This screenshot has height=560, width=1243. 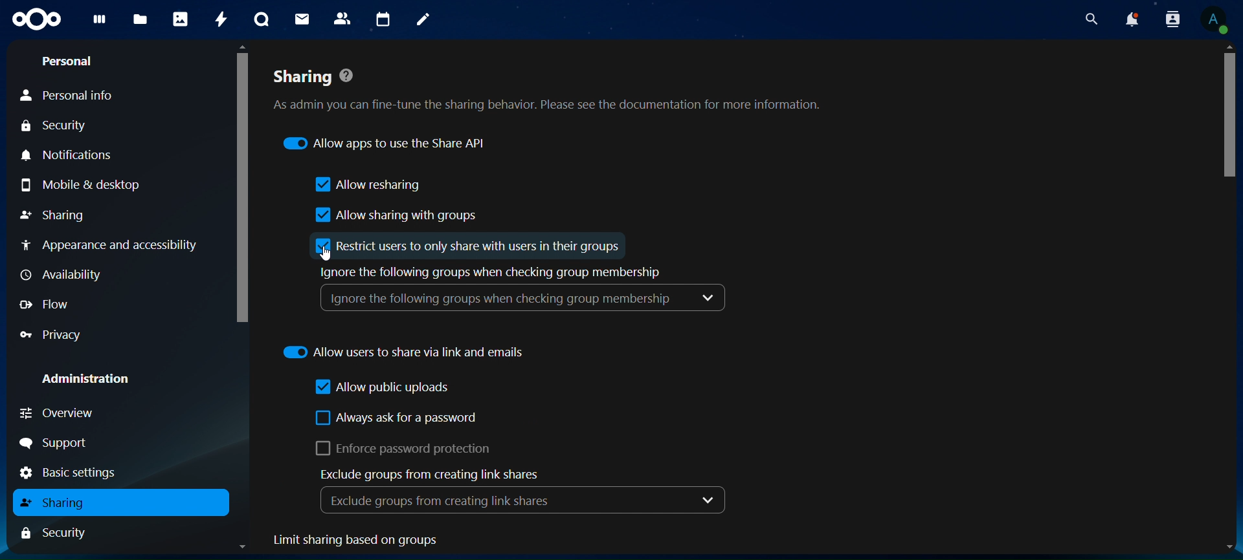 What do you see at coordinates (393, 215) in the screenshot?
I see `allow sharing with groups` at bounding box center [393, 215].